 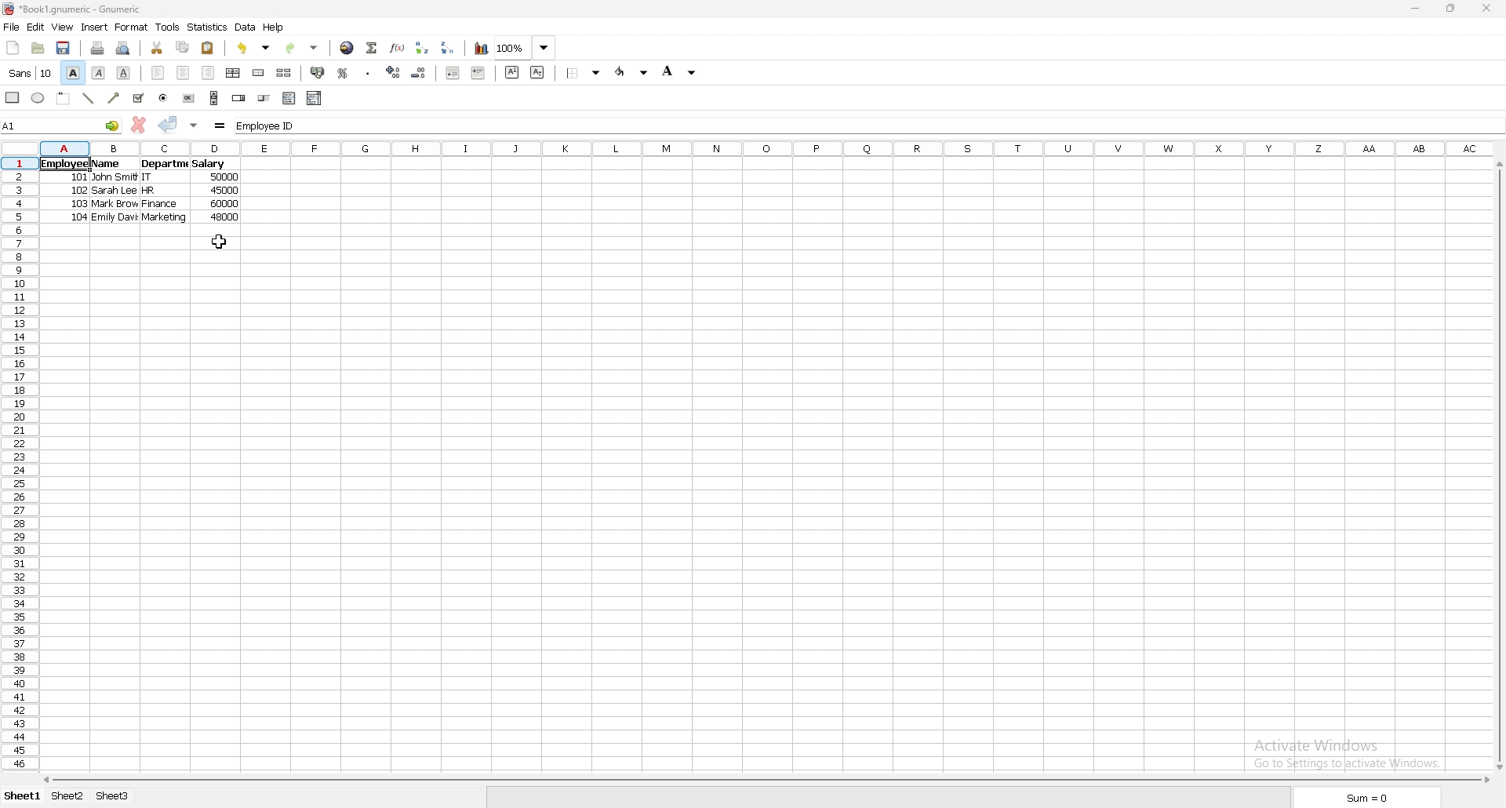 What do you see at coordinates (264, 97) in the screenshot?
I see `slider` at bounding box center [264, 97].